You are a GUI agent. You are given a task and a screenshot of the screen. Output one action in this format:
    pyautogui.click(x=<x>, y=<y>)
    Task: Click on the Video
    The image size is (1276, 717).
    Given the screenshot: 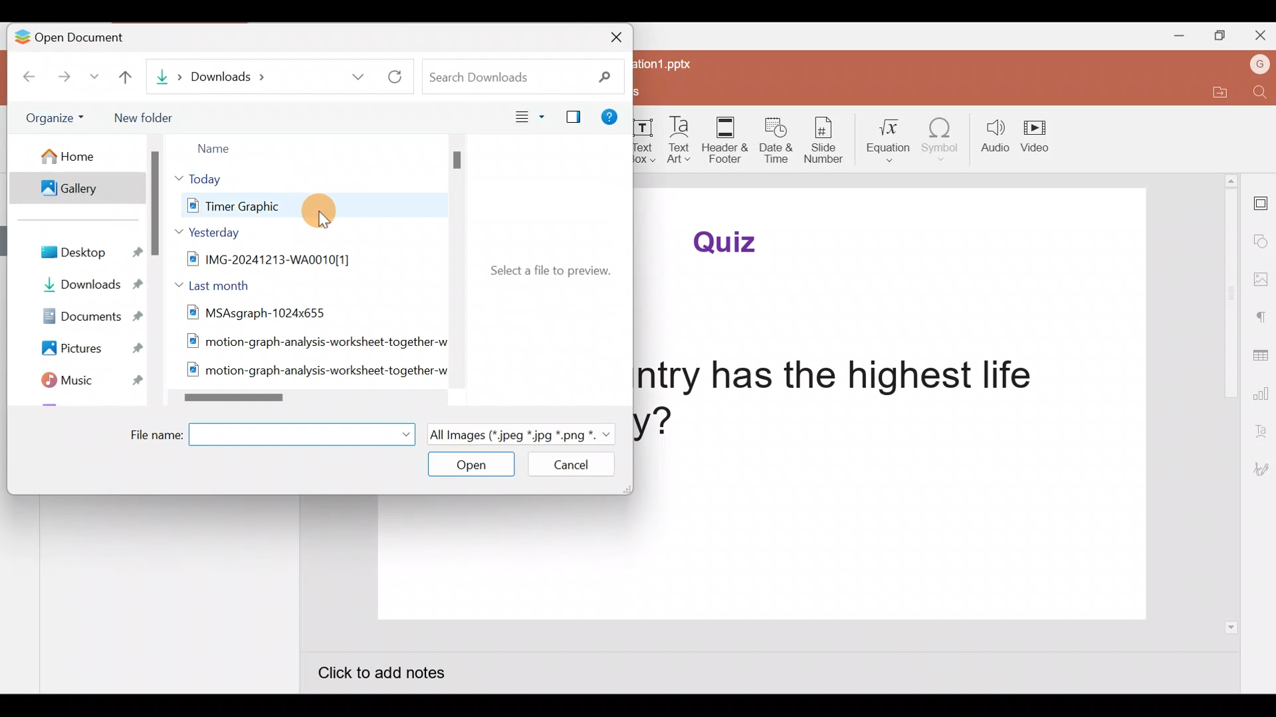 What is the action you would take?
    pyautogui.click(x=1040, y=133)
    